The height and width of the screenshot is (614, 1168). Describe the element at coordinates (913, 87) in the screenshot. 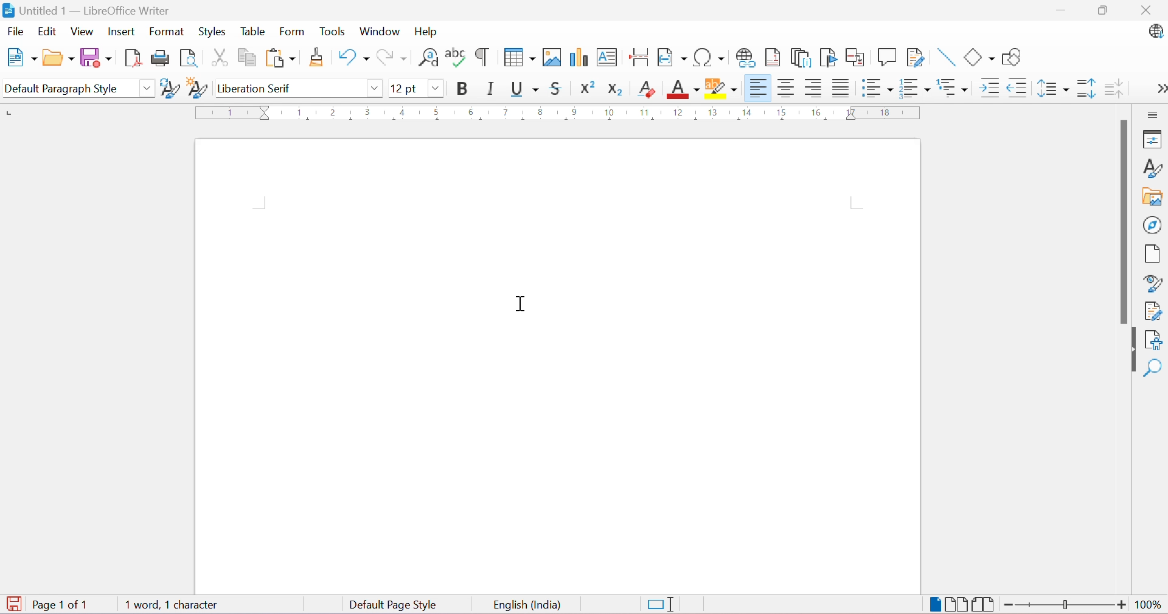

I see `Toggle Ordered List` at that location.